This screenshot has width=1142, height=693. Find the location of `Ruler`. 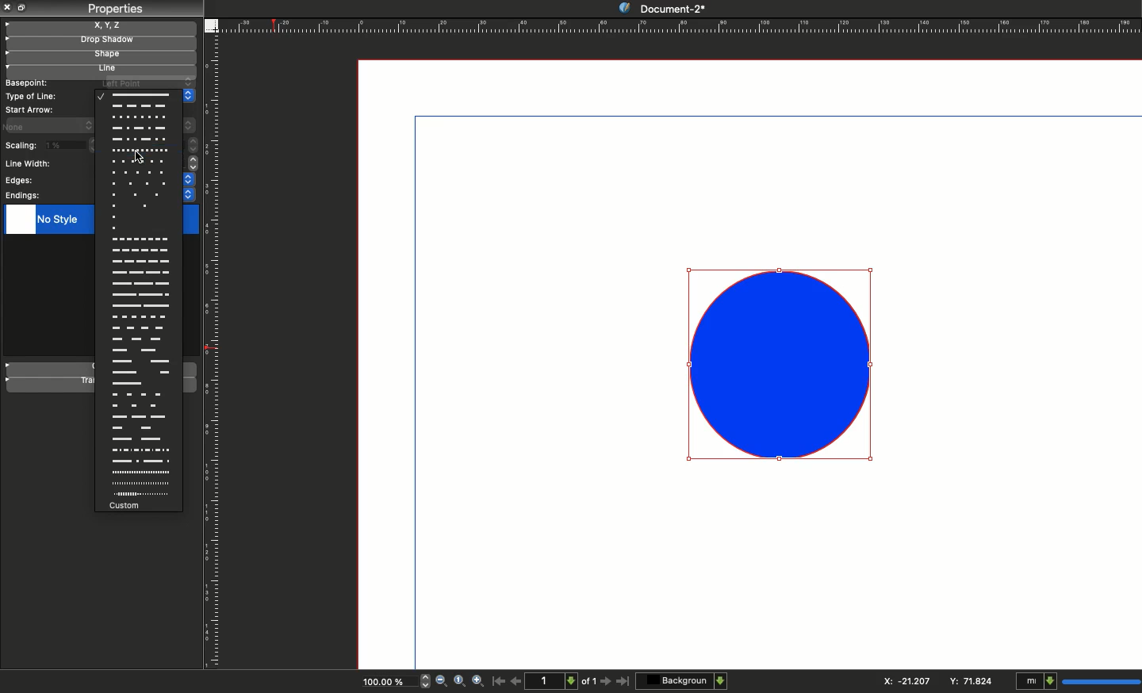

Ruler is located at coordinates (680, 25).